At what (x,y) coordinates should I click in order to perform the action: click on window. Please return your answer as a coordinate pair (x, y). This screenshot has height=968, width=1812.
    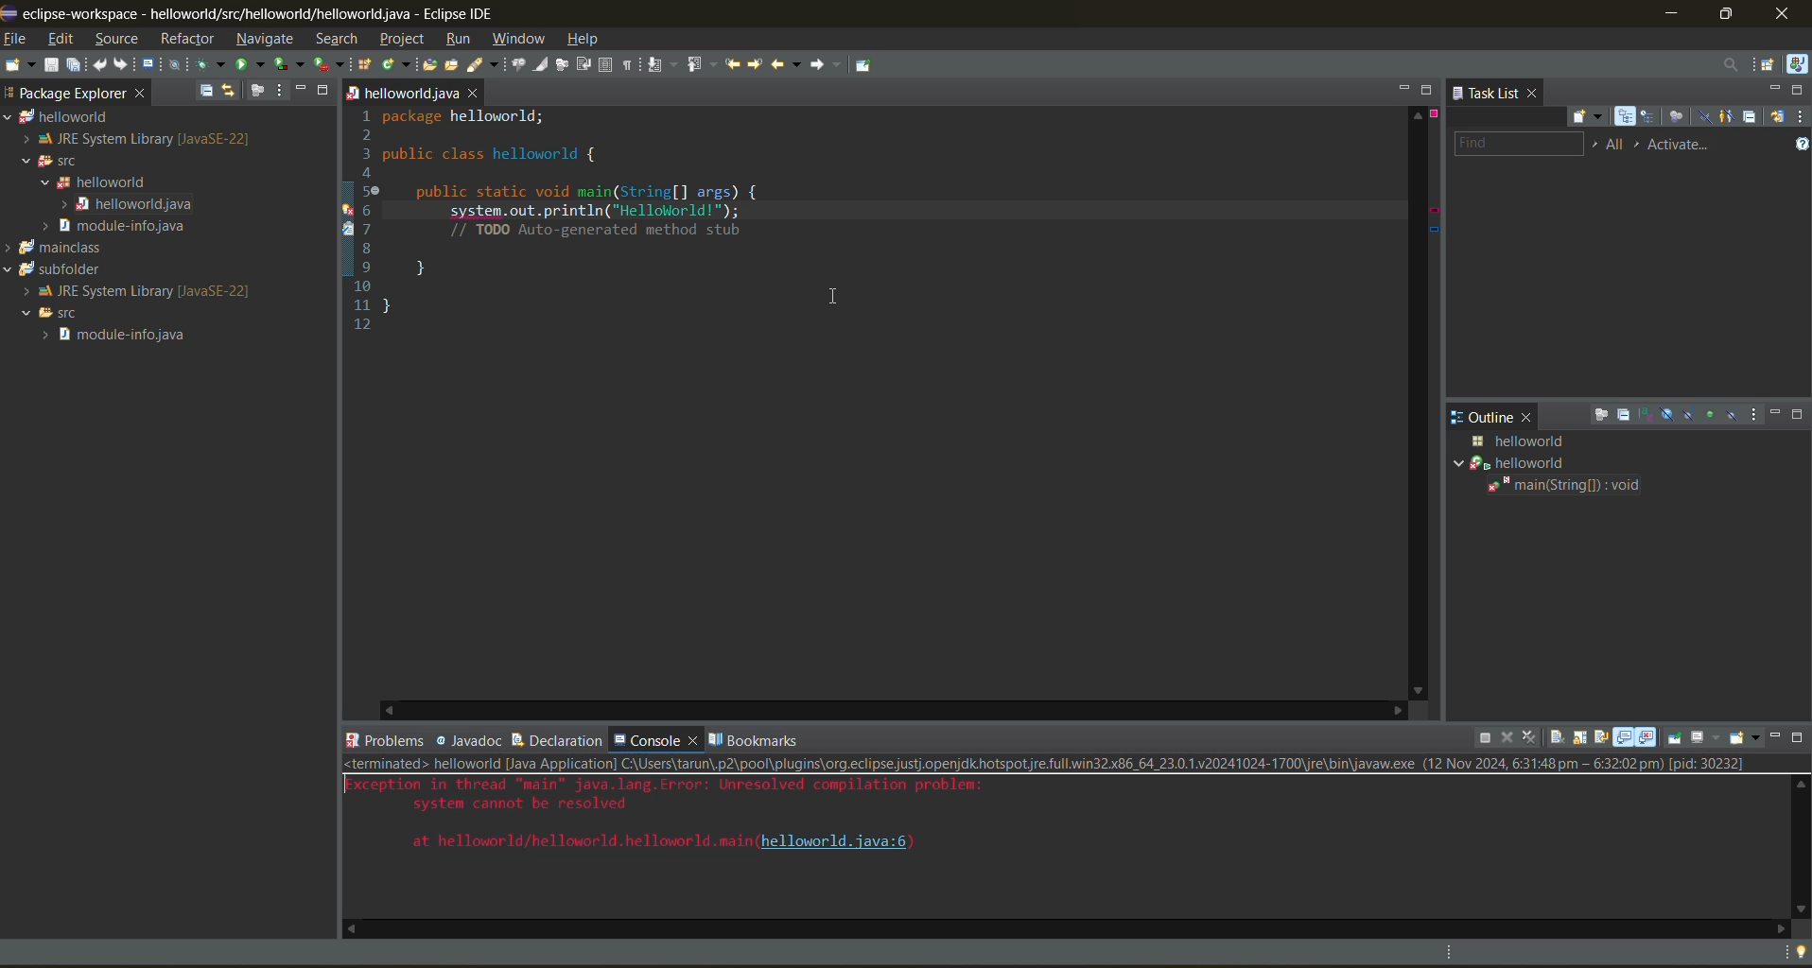
    Looking at the image, I should click on (515, 38).